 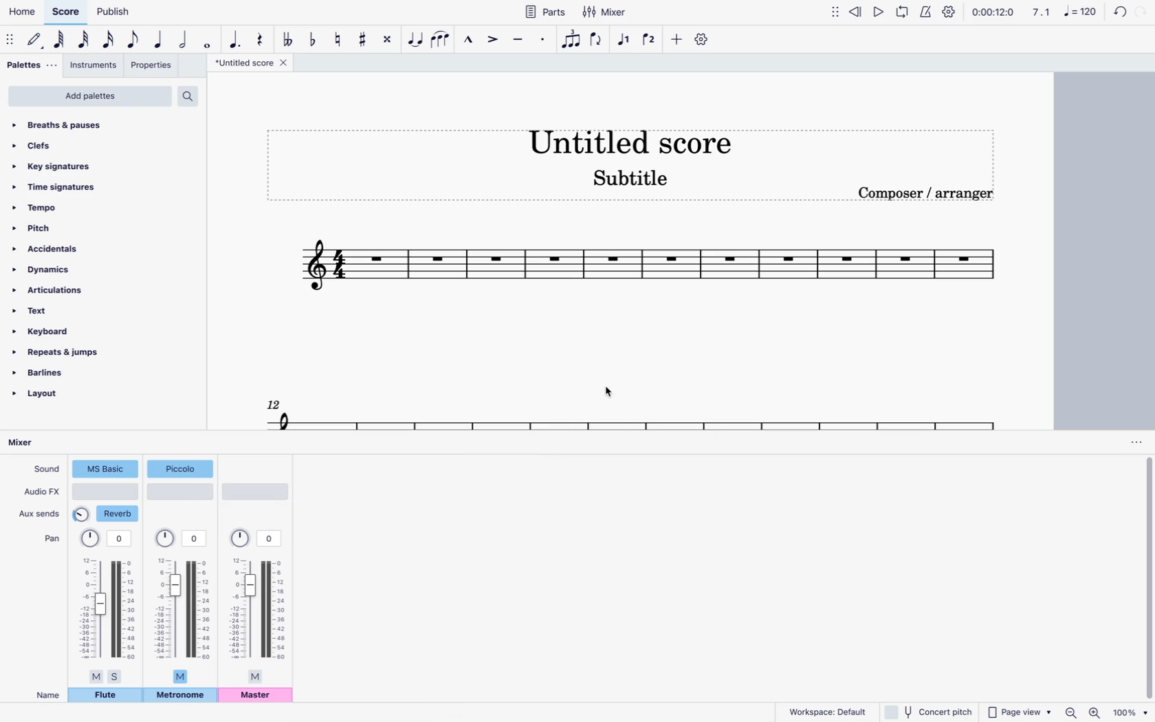 What do you see at coordinates (703, 40) in the screenshot?
I see `settings` at bounding box center [703, 40].